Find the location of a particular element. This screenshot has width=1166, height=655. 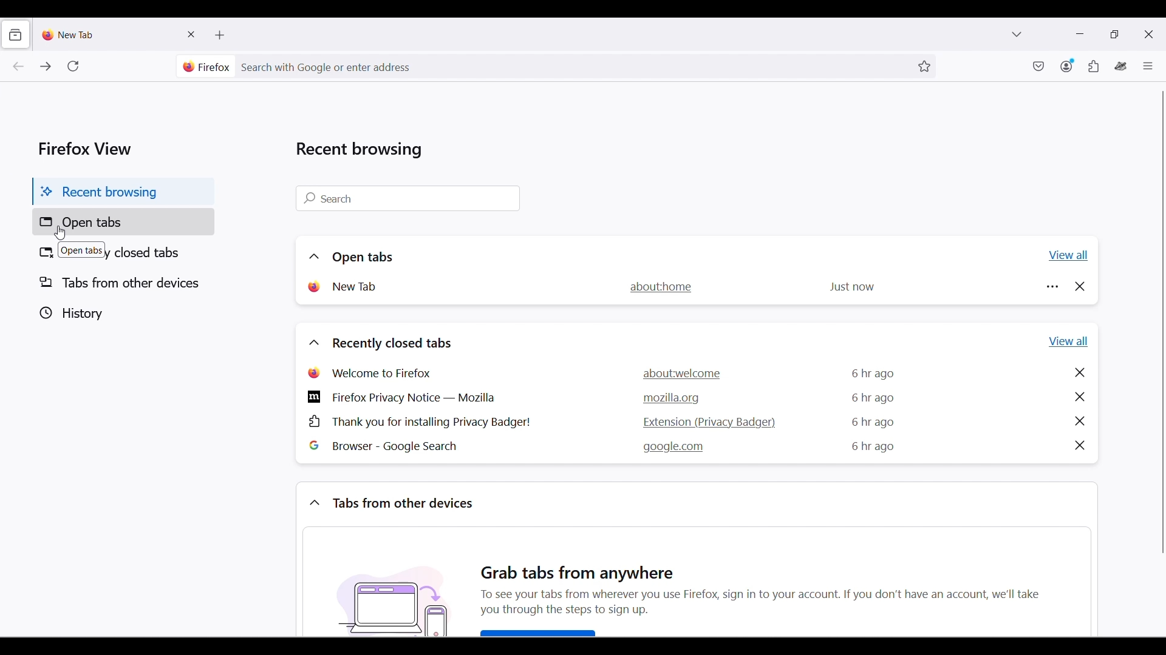

Section title - Tabs from other devices is located at coordinates (402, 503).